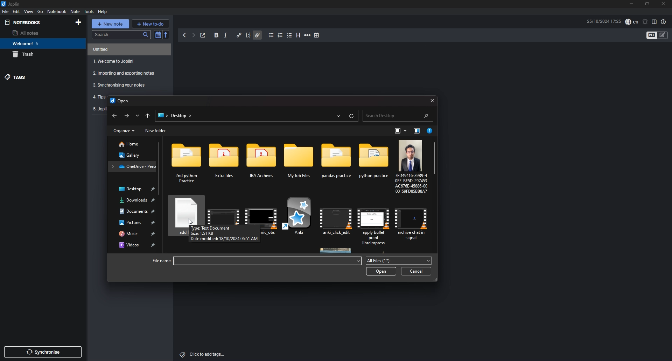  I want to click on close, so click(664, 4).